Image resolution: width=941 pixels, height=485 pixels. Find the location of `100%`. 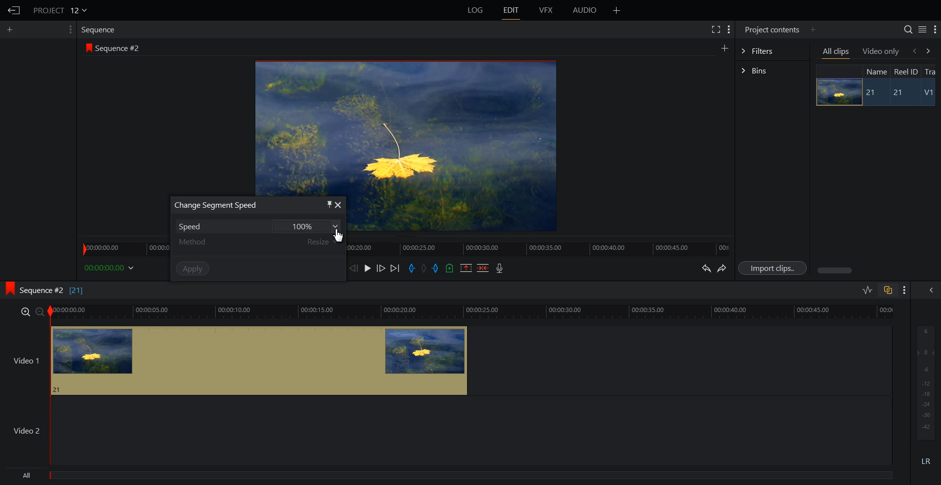

100% is located at coordinates (307, 226).